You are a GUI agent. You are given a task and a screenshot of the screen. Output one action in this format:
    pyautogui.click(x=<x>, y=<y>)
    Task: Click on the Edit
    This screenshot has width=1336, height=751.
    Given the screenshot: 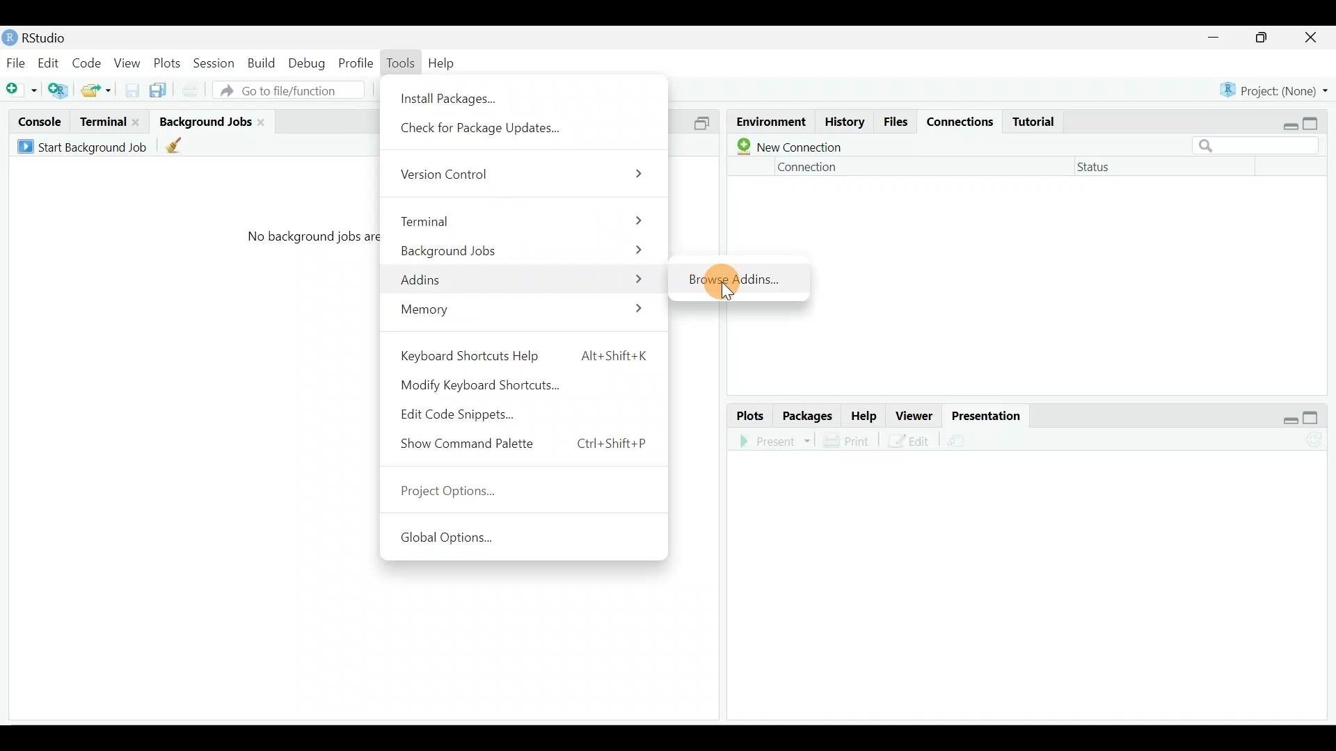 What is the action you would take?
    pyautogui.click(x=51, y=62)
    